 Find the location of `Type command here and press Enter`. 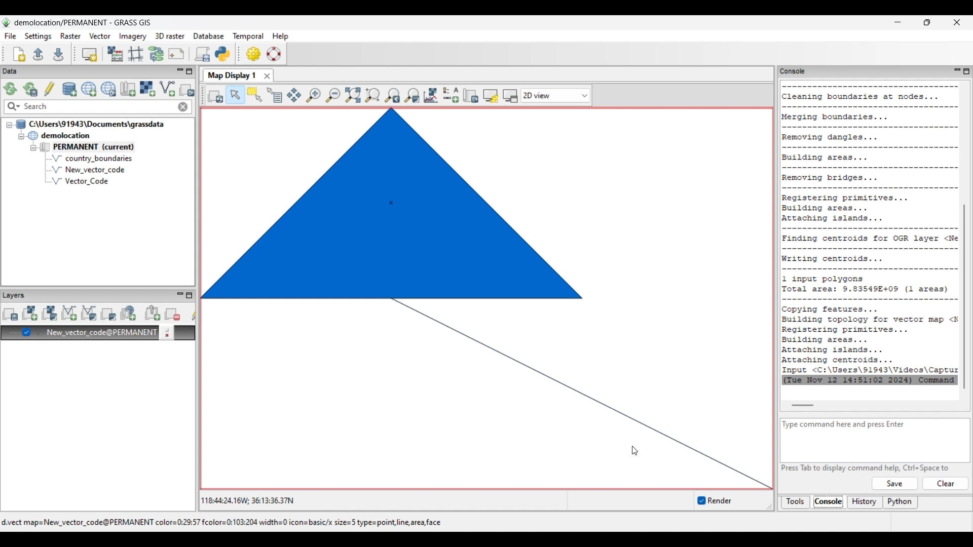

Type command here and press Enter is located at coordinates (850, 424).